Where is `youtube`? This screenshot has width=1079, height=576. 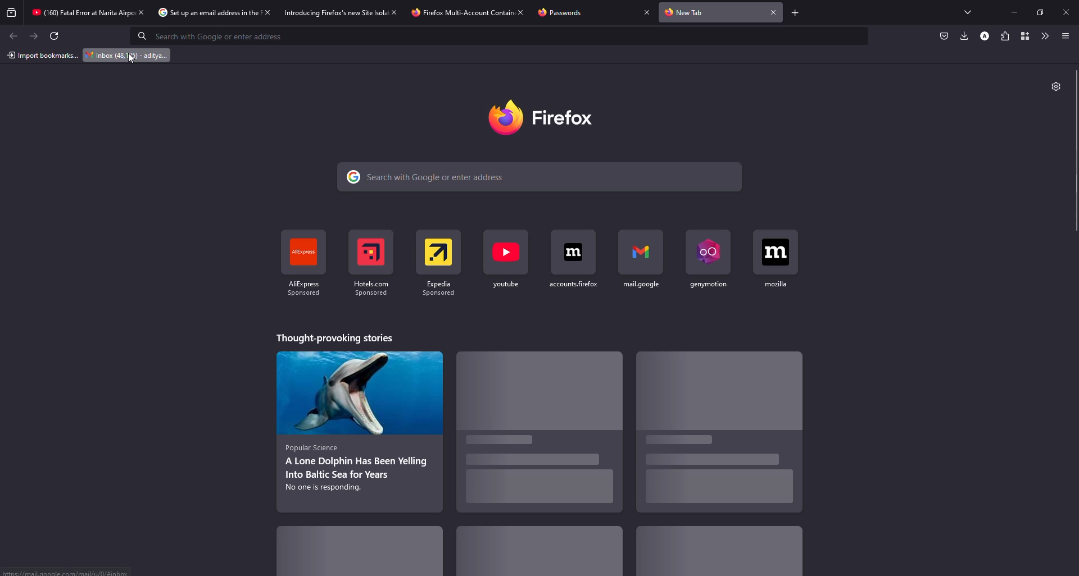
youtube is located at coordinates (506, 286).